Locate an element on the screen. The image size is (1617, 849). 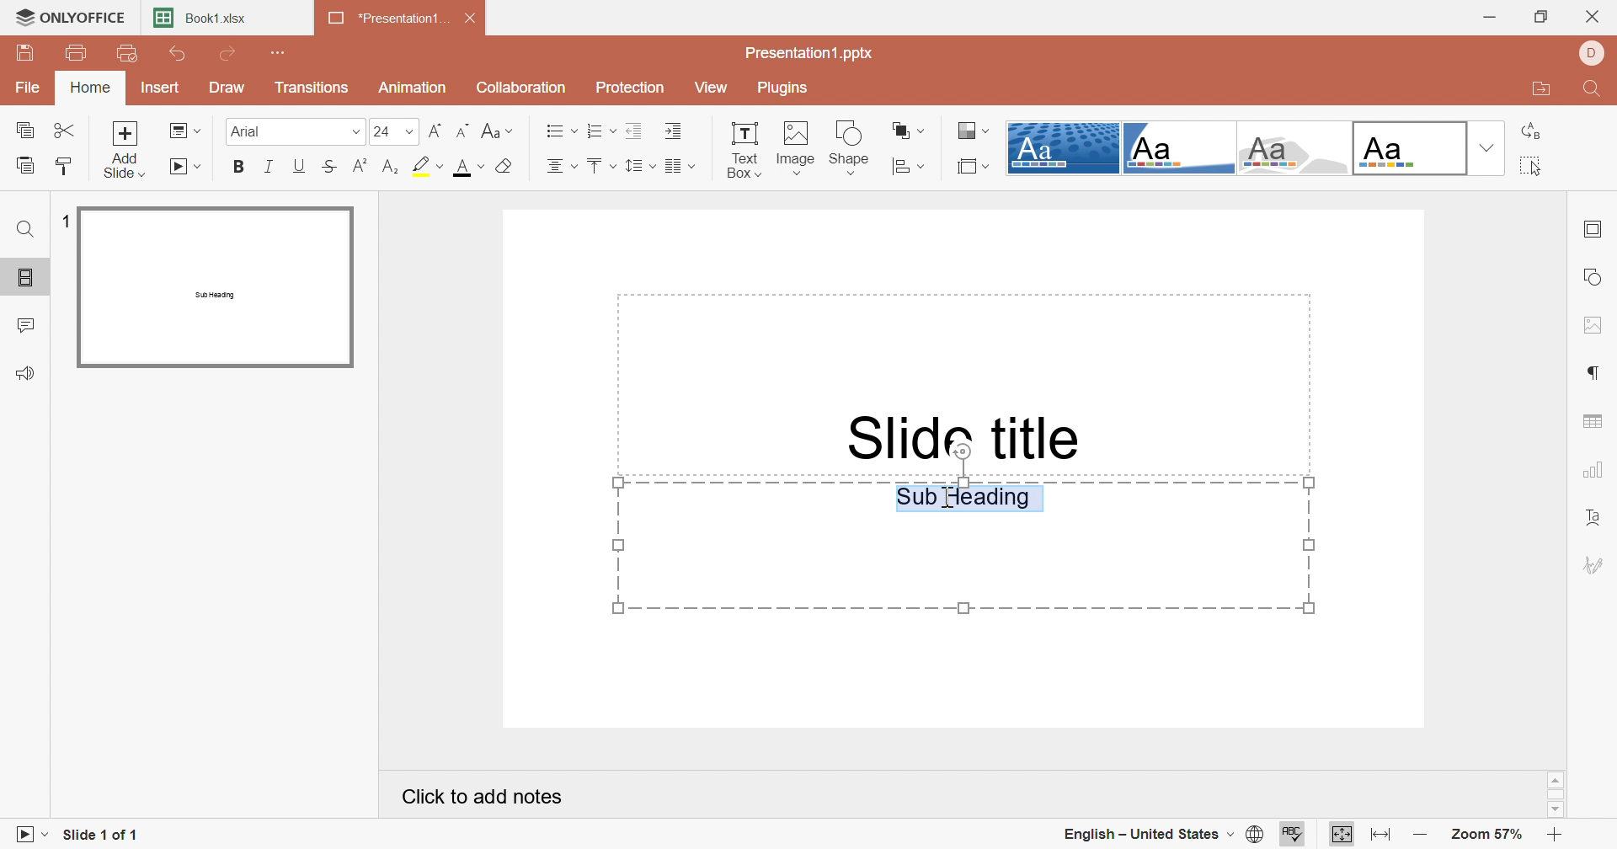
Slide 1 of 1 is located at coordinates (109, 834).